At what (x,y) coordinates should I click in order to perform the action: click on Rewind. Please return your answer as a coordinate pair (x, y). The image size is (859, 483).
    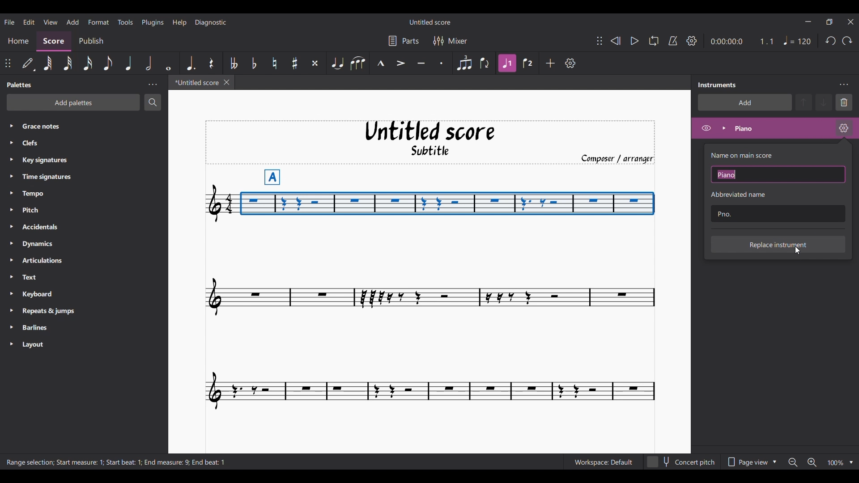
    Looking at the image, I should click on (615, 41).